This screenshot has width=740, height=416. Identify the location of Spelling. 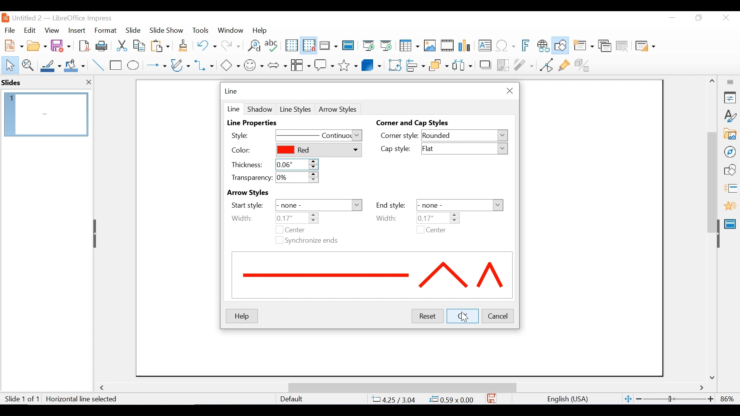
(272, 45).